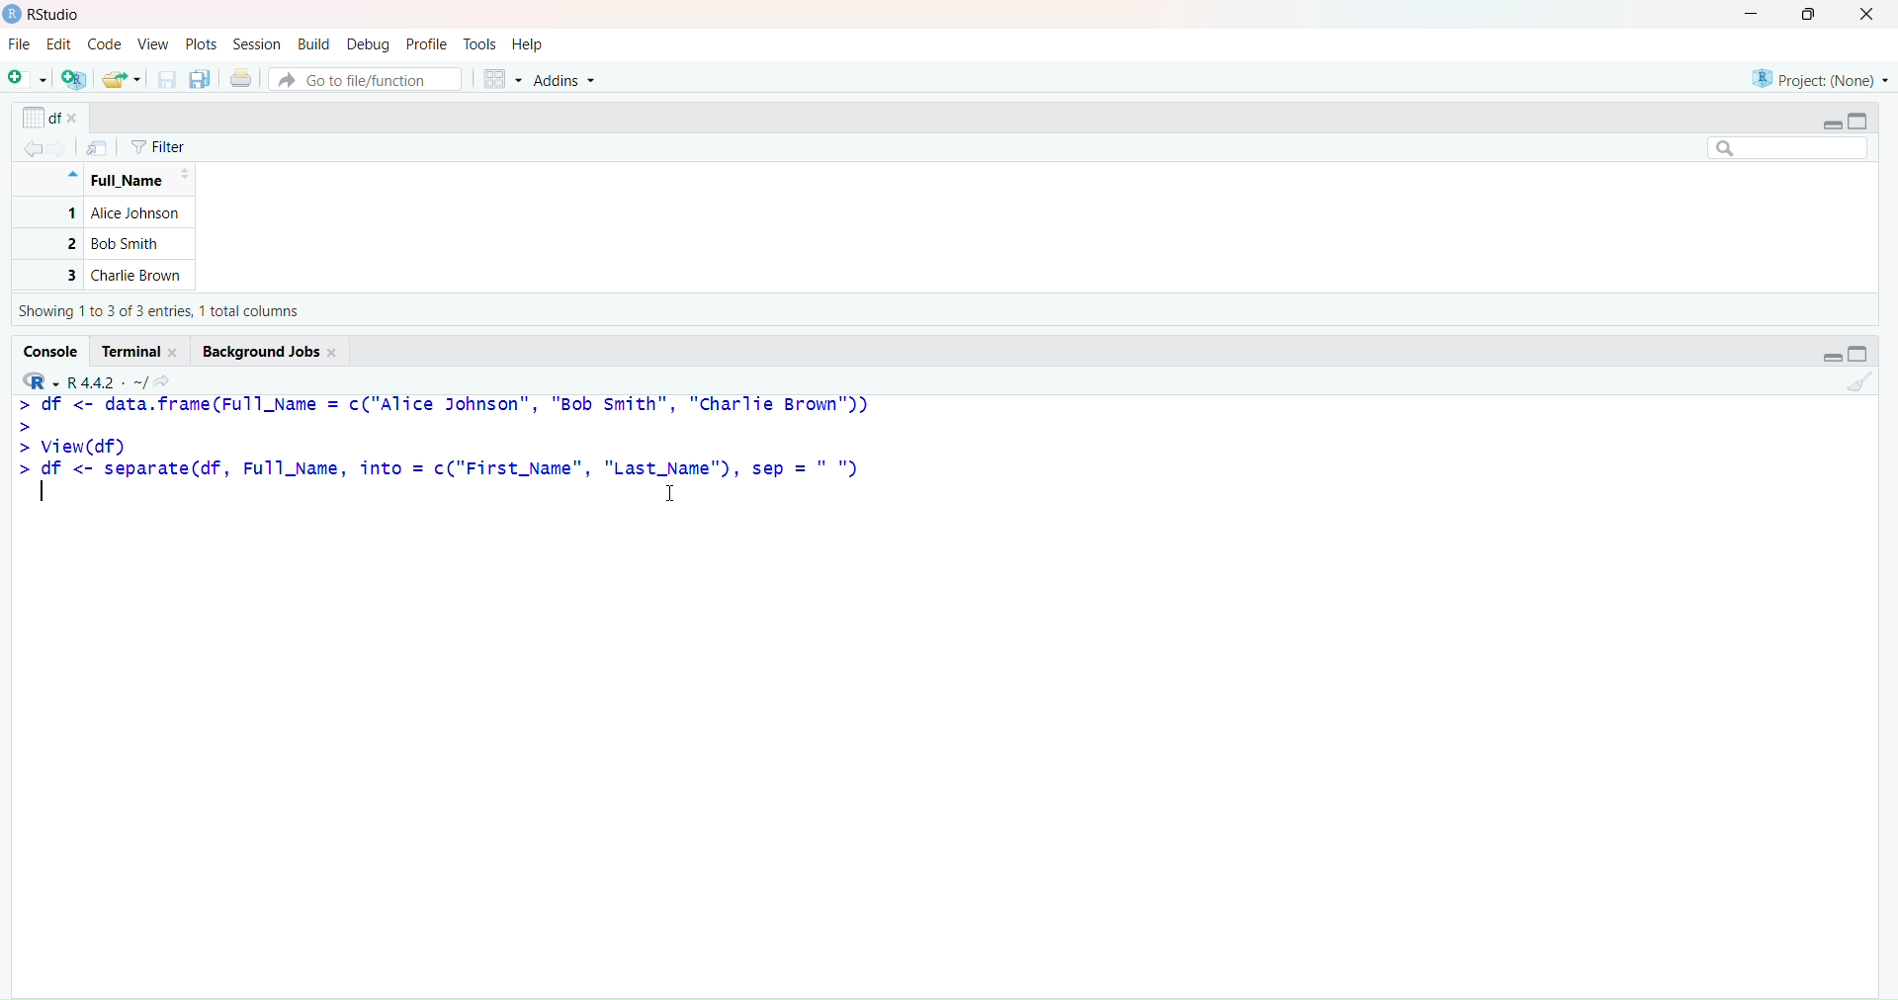 Image resolution: width=1898 pixels, height=1000 pixels. I want to click on Maximize, so click(1865, 121).